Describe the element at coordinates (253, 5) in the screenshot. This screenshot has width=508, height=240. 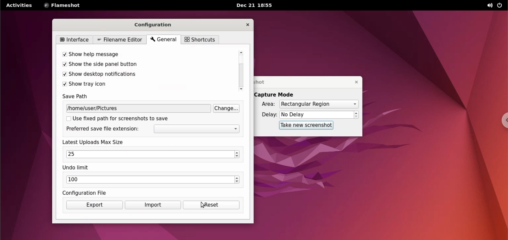
I see `Dec 21 18:55` at that location.